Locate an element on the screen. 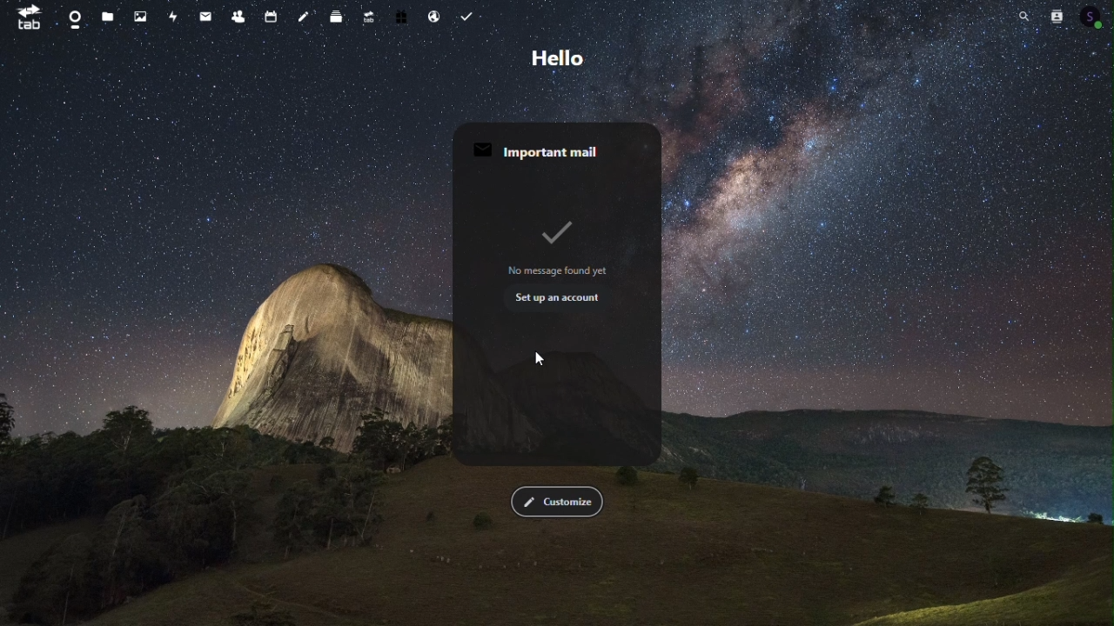 The width and height of the screenshot is (1114, 626). deck is located at coordinates (336, 15).